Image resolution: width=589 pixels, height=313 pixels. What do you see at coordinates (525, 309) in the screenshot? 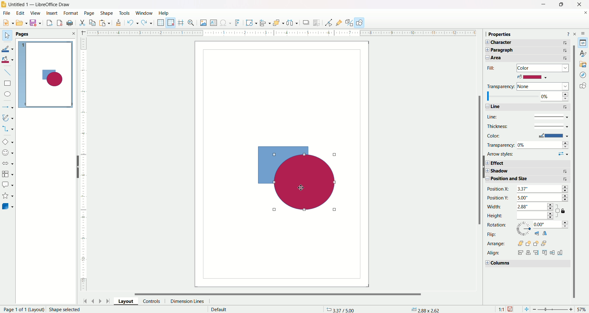
I see `fit to windows screen` at bounding box center [525, 309].